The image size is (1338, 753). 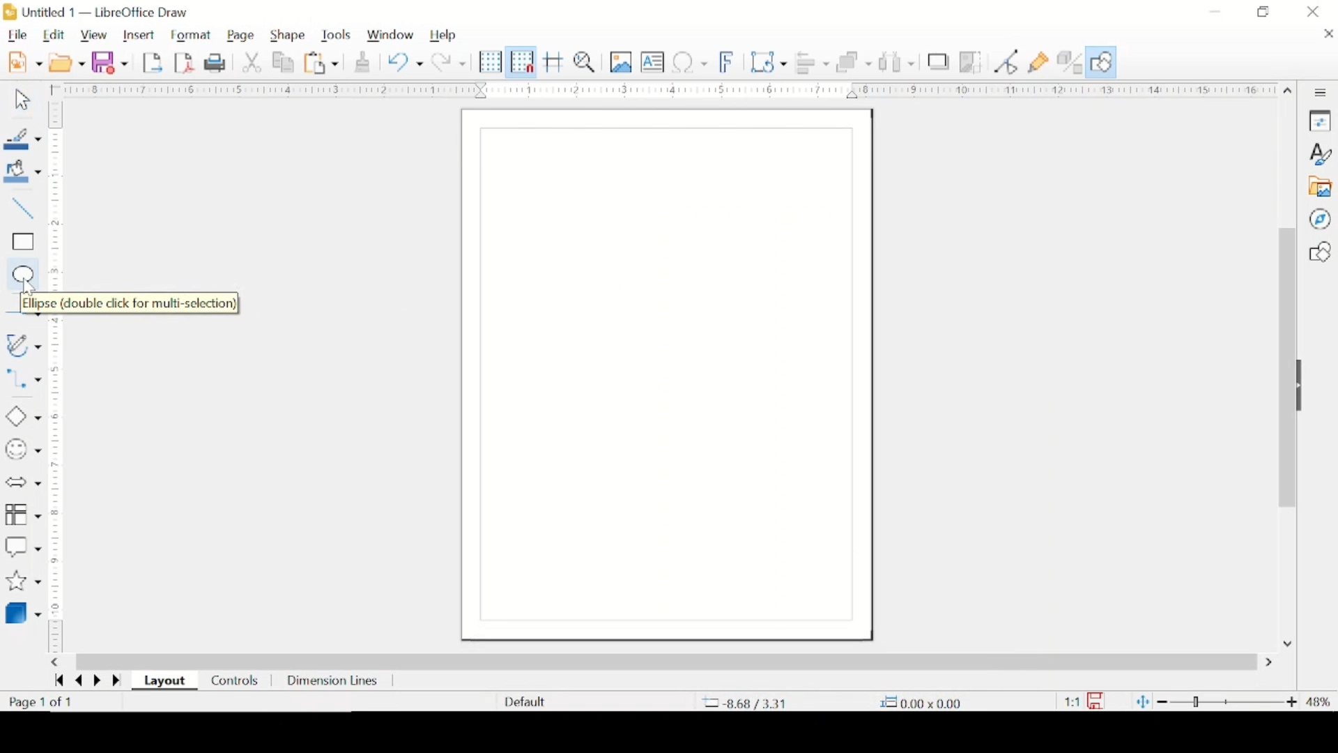 What do you see at coordinates (193, 34) in the screenshot?
I see `format` at bounding box center [193, 34].